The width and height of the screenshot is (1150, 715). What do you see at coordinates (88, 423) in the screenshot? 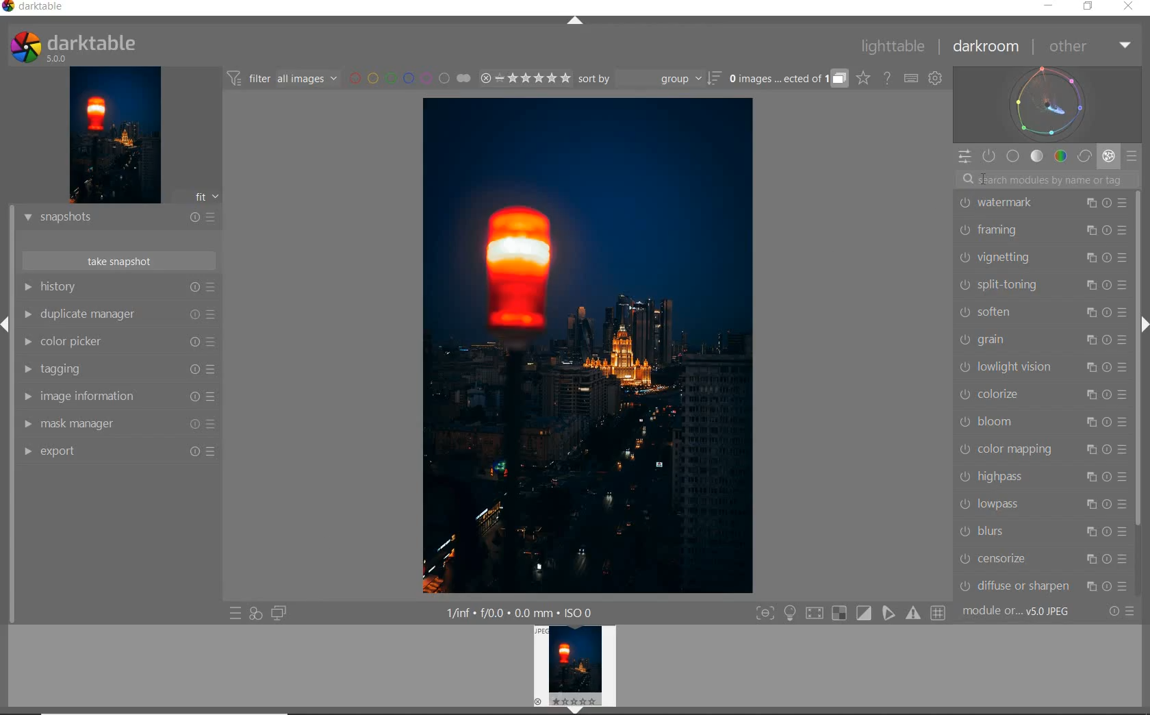
I see `MASK MANAGER` at bounding box center [88, 423].